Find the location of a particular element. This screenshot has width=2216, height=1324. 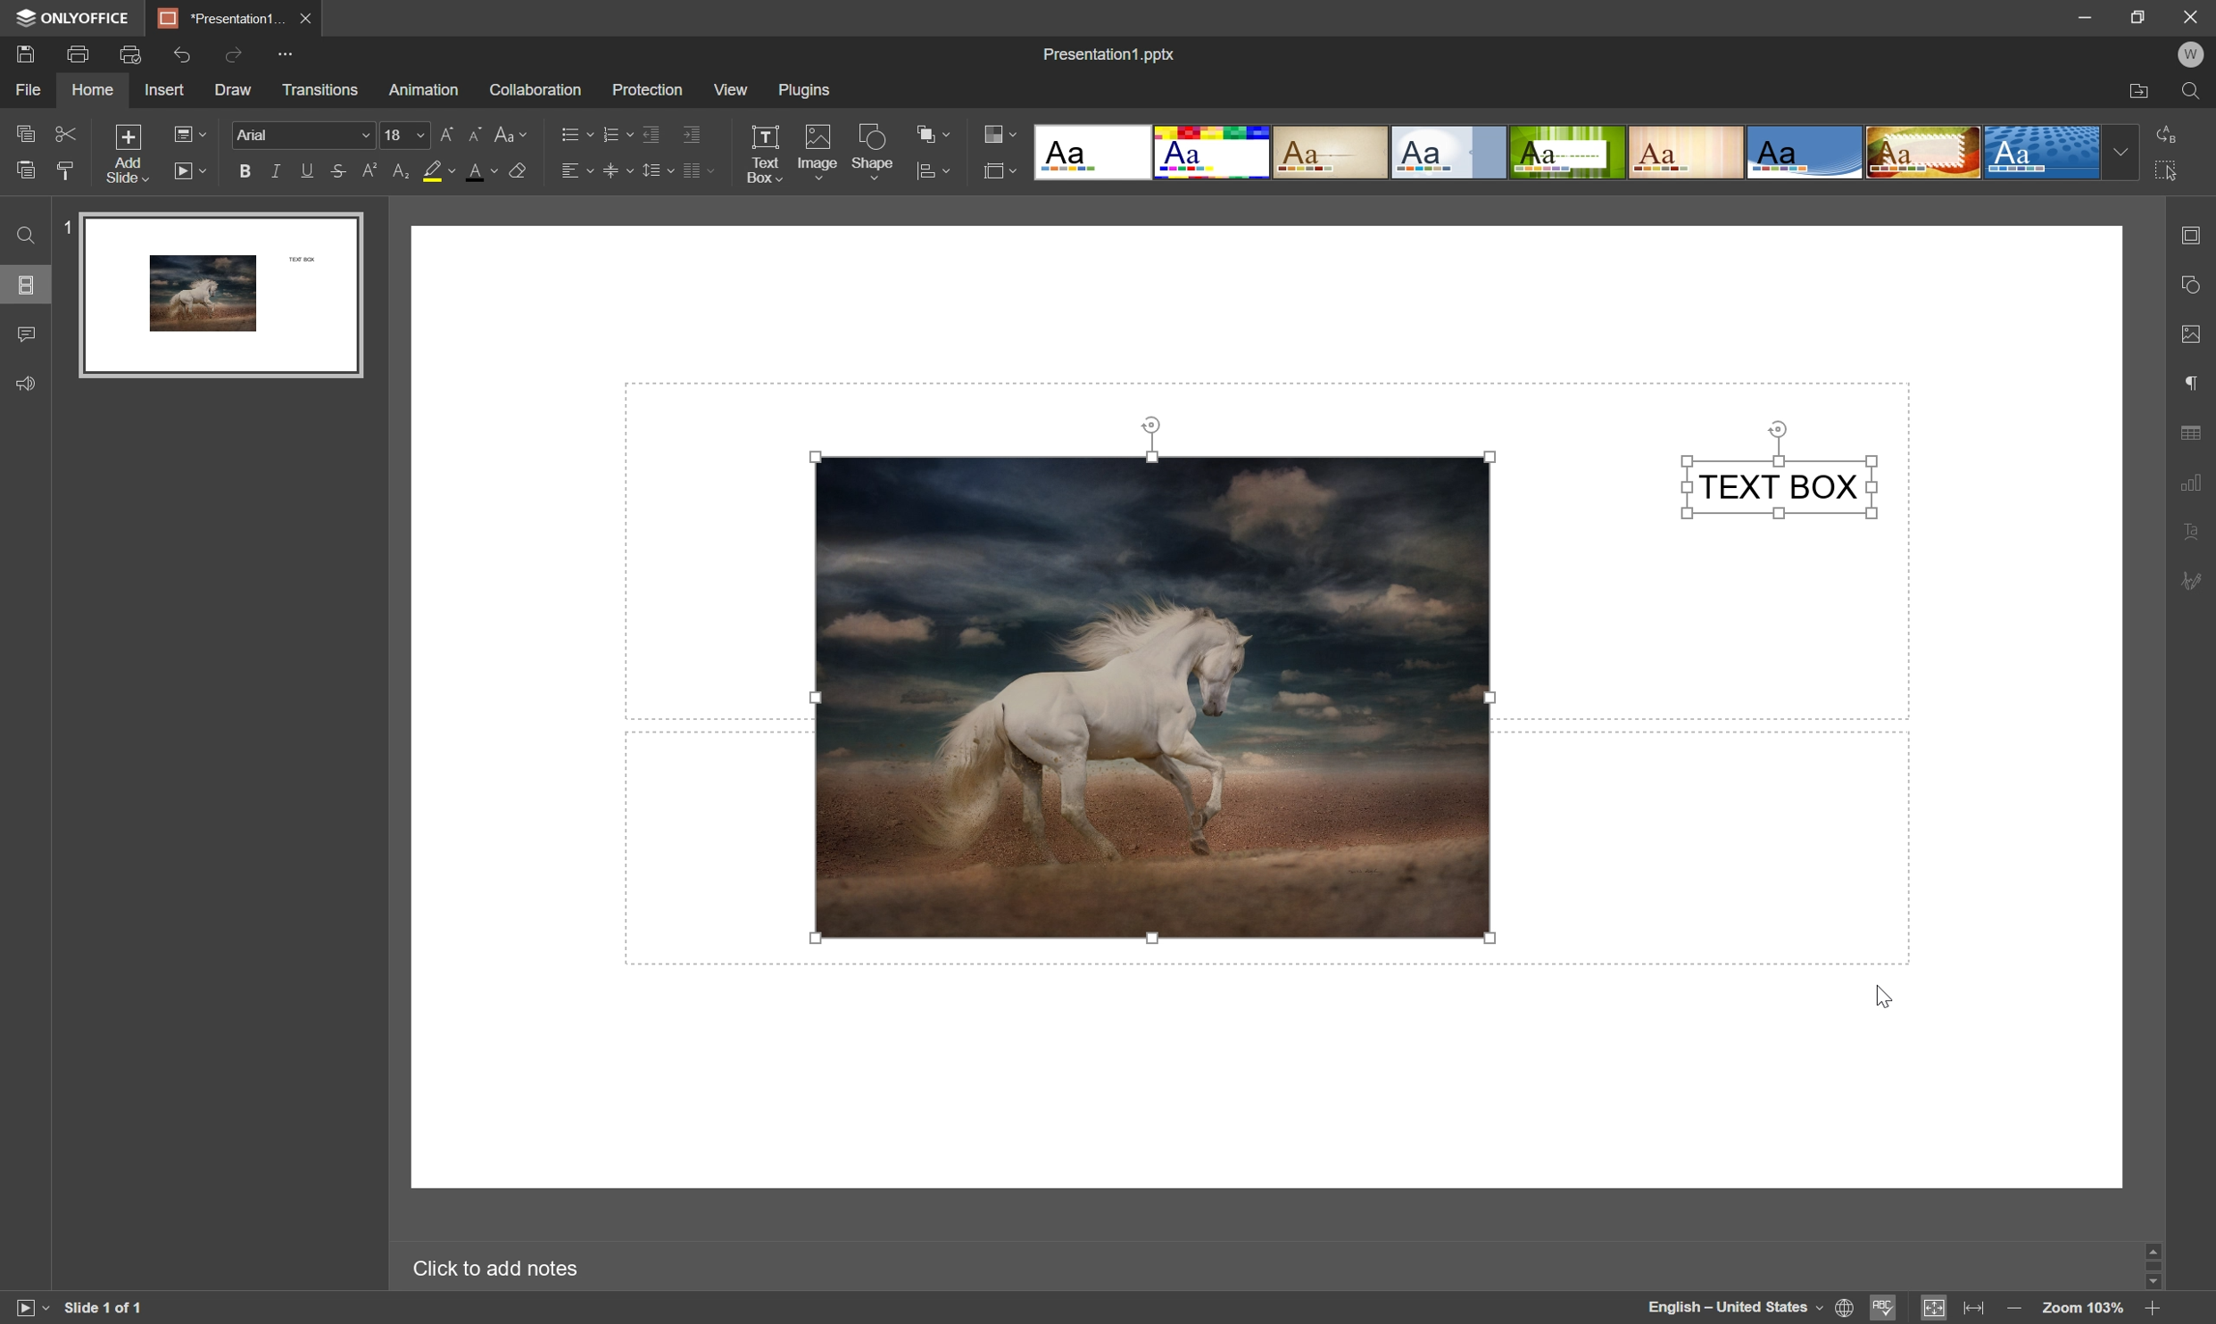

comments is located at coordinates (30, 332).